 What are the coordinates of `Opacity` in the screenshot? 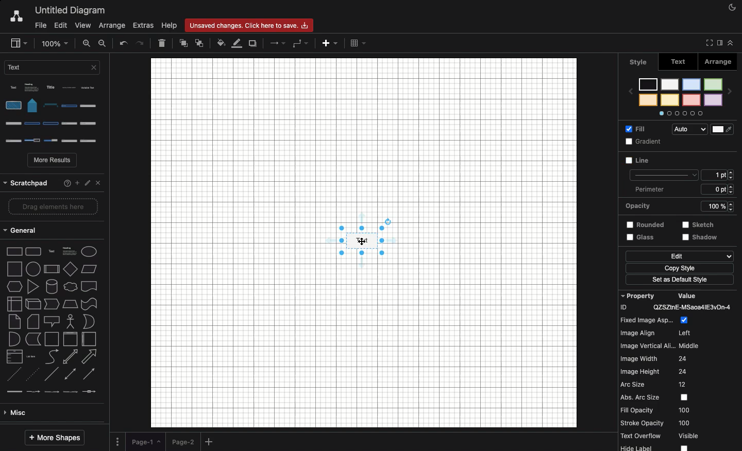 It's located at (684, 189).